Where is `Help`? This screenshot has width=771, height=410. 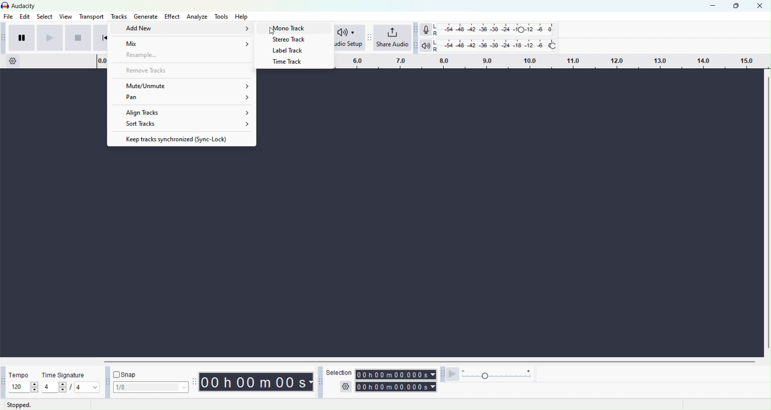
Help is located at coordinates (241, 16).